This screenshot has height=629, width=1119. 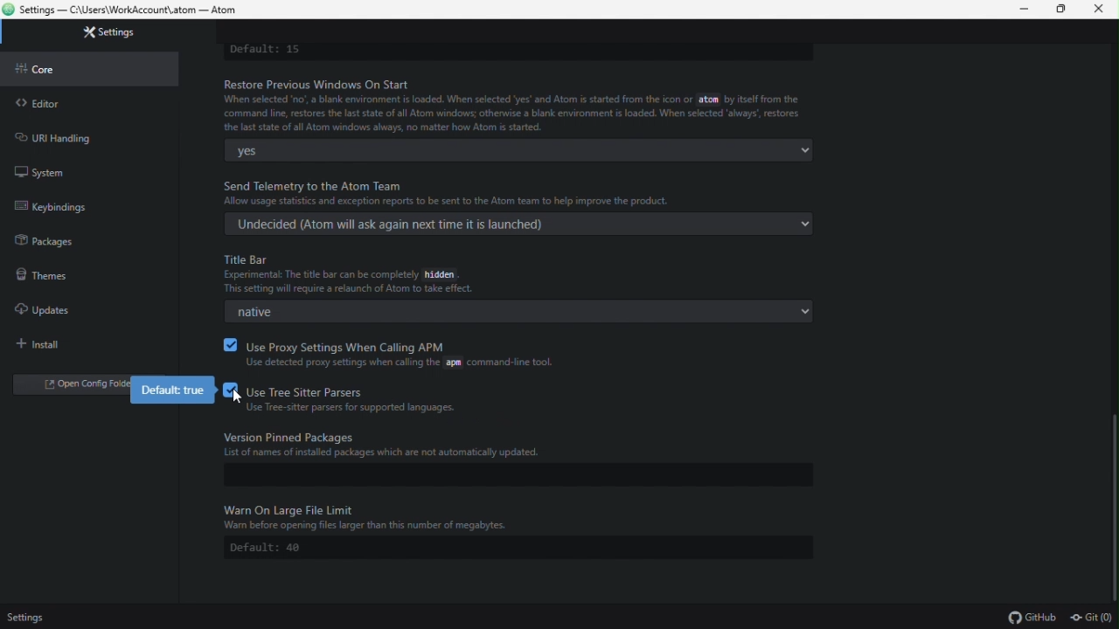 What do you see at coordinates (48, 69) in the screenshot?
I see `core` at bounding box center [48, 69].